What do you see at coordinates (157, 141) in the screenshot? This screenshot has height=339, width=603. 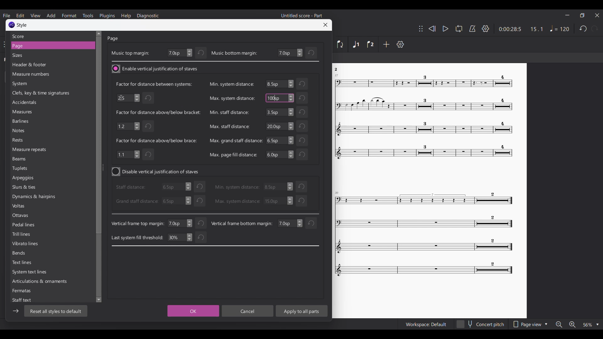 I see `Indicates factor for distance above/below brace` at bounding box center [157, 141].